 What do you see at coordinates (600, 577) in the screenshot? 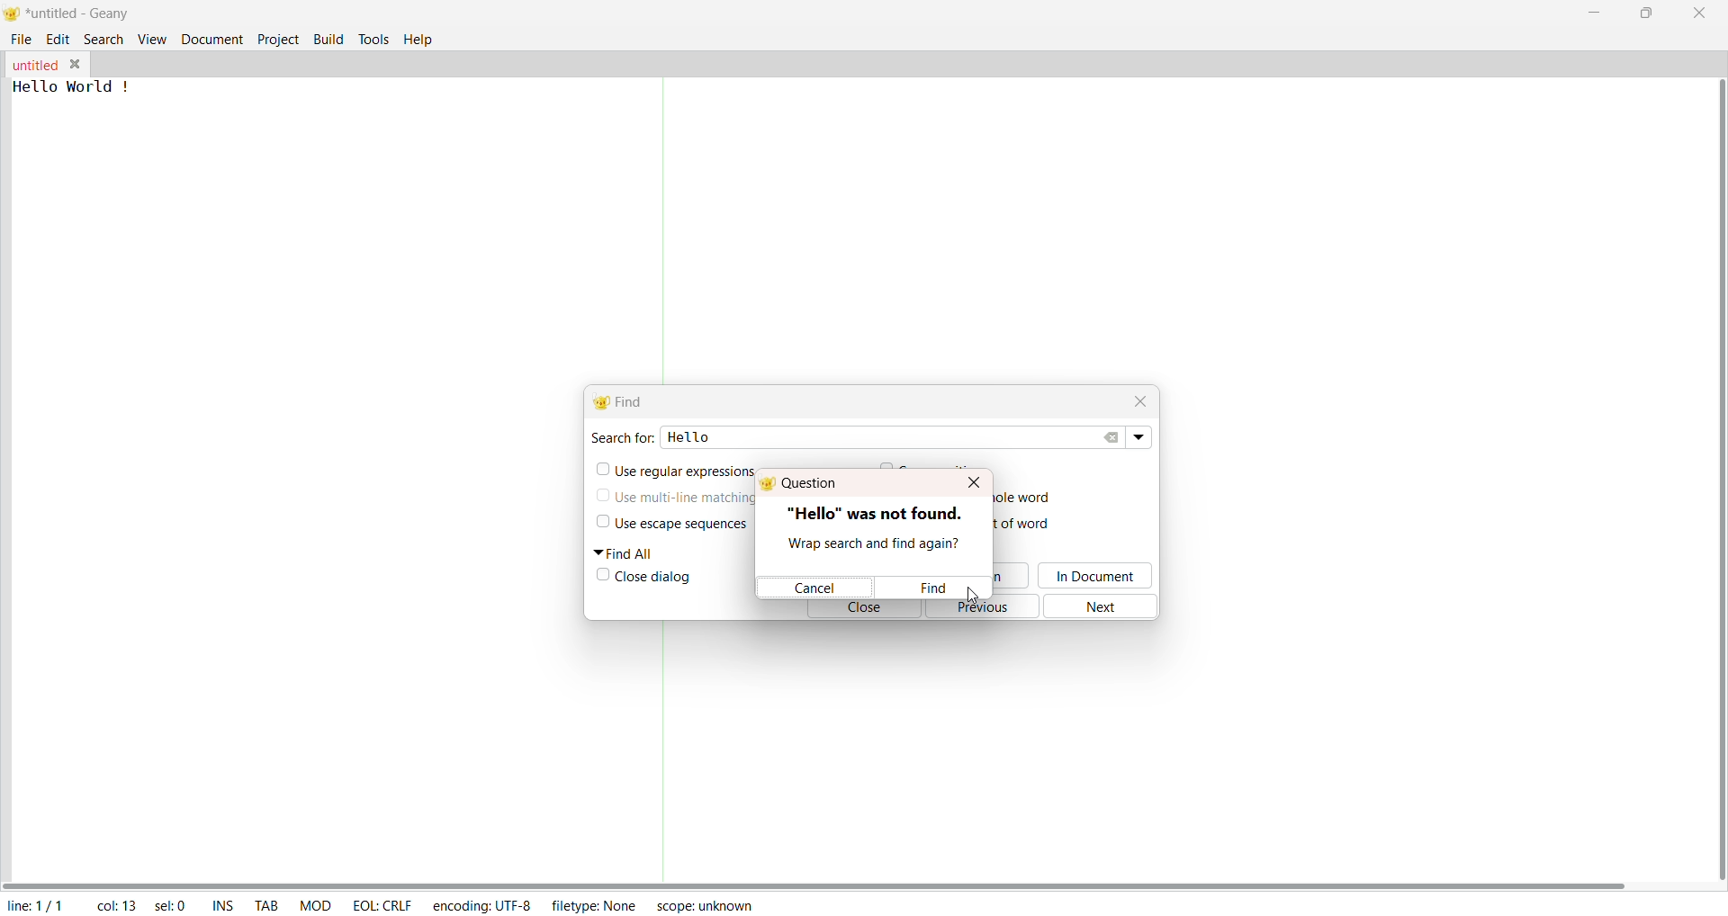
I see `Check box` at bounding box center [600, 577].